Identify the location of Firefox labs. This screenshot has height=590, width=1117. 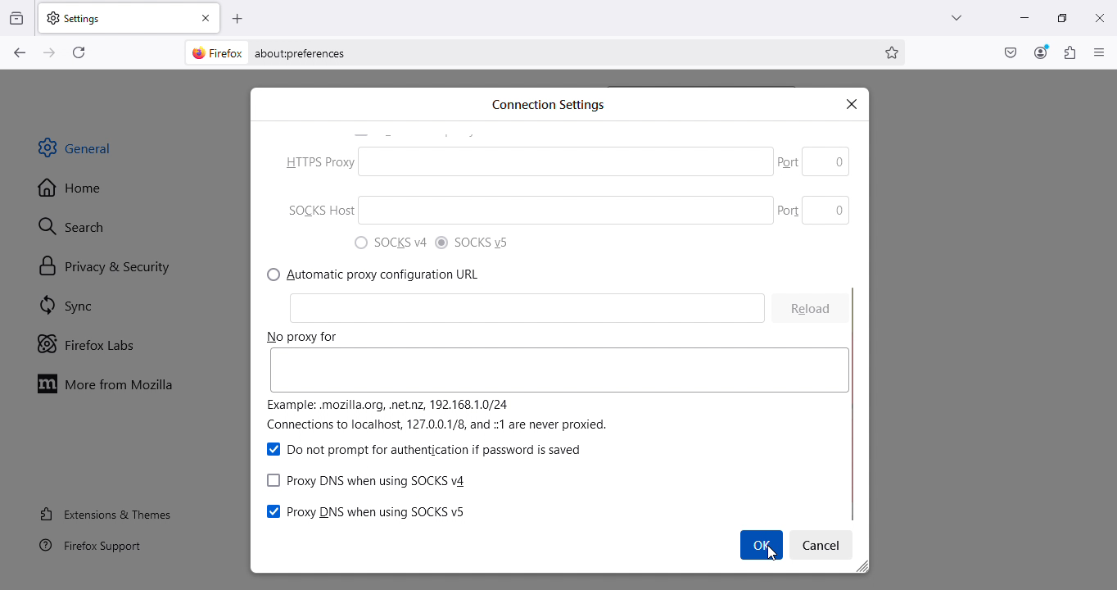
(88, 345).